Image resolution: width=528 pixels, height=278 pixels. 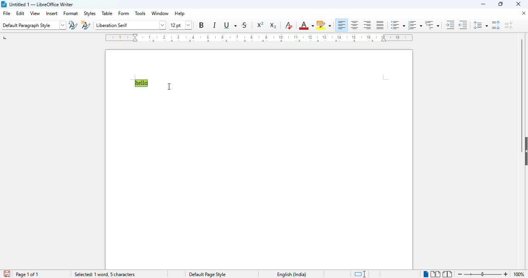 I want to click on 12 ptd, so click(x=175, y=24).